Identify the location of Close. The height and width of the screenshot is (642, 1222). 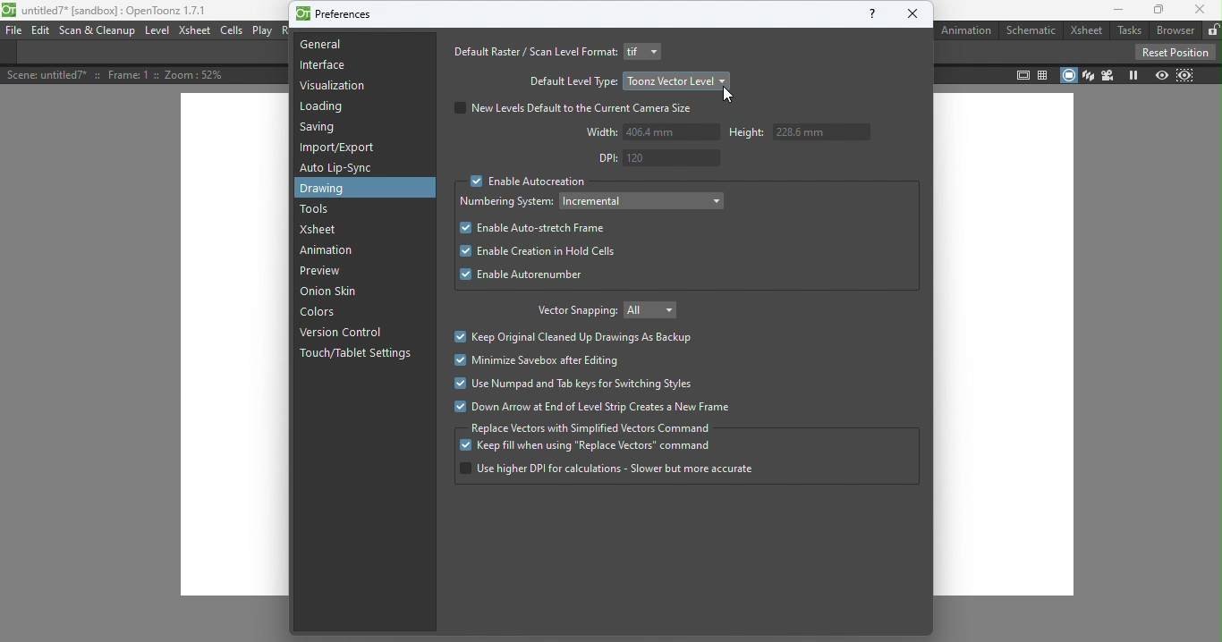
(917, 13).